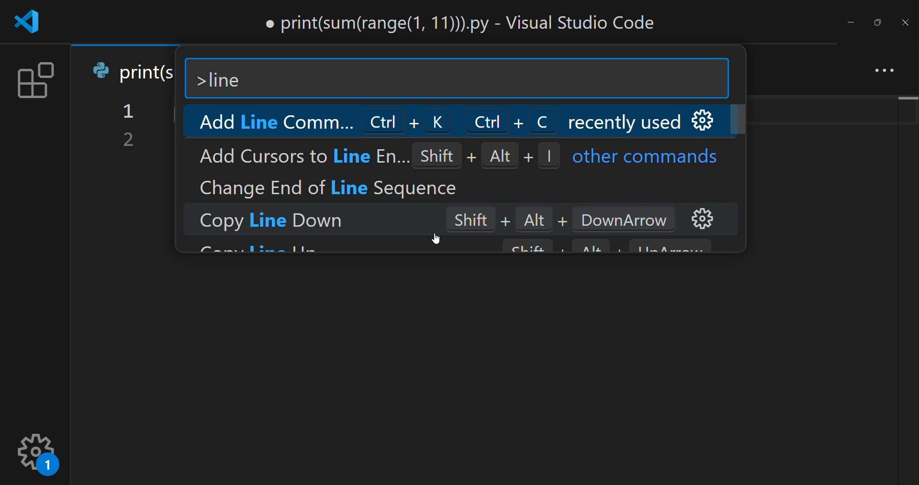 The height and width of the screenshot is (485, 919). Describe the element at coordinates (881, 69) in the screenshot. I see `more` at that location.